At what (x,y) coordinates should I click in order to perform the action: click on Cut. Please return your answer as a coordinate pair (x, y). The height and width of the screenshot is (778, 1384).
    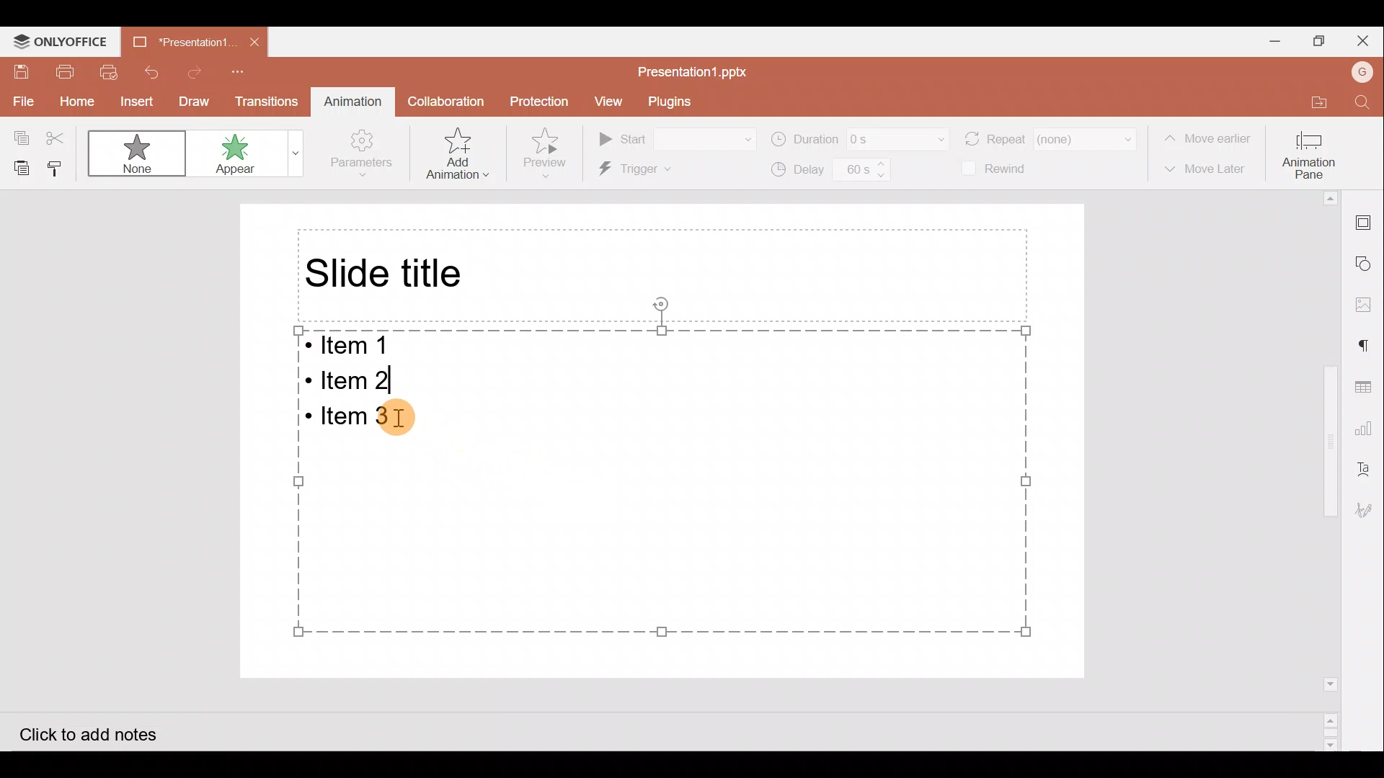
    Looking at the image, I should click on (58, 136).